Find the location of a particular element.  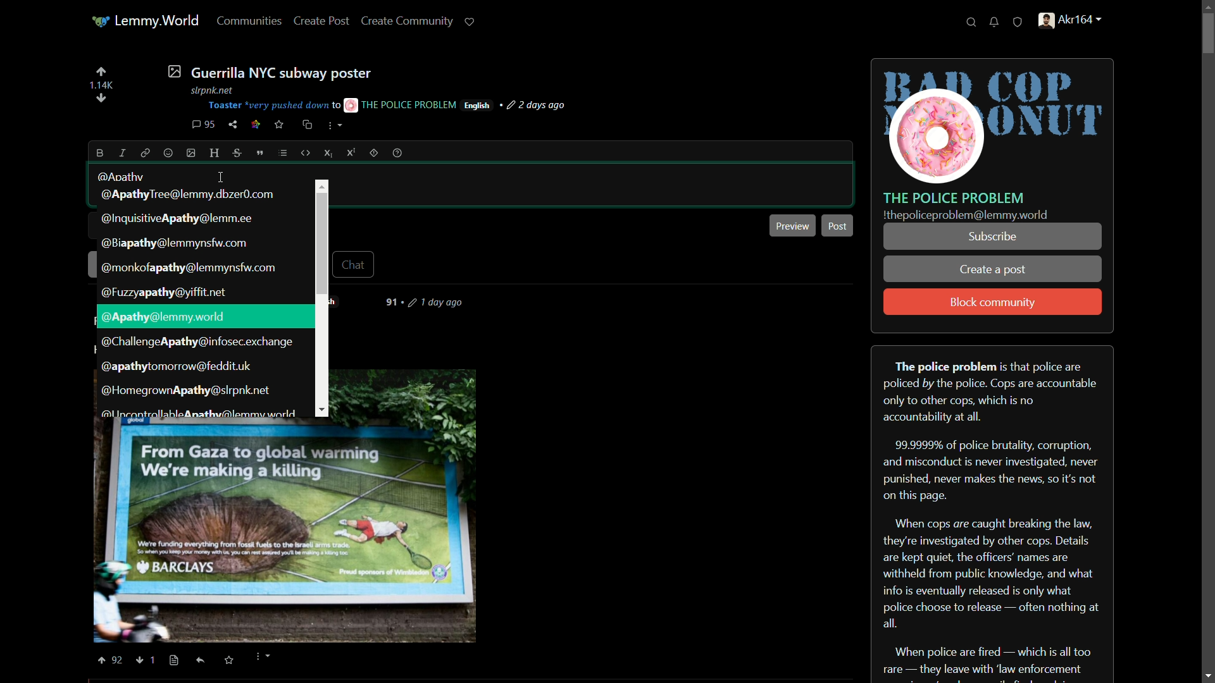

 is located at coordinates (140, 661).